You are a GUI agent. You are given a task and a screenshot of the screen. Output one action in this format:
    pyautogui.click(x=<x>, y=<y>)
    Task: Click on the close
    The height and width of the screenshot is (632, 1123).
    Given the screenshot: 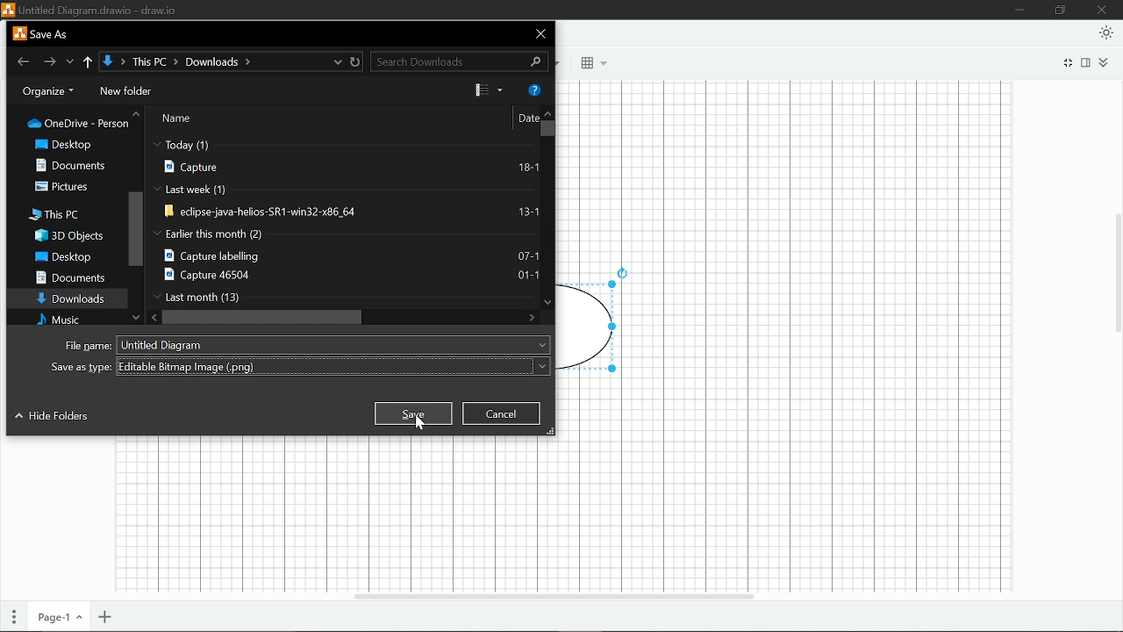 What is the action you would take?
    pyautogui.click(x=542, y=32)
    